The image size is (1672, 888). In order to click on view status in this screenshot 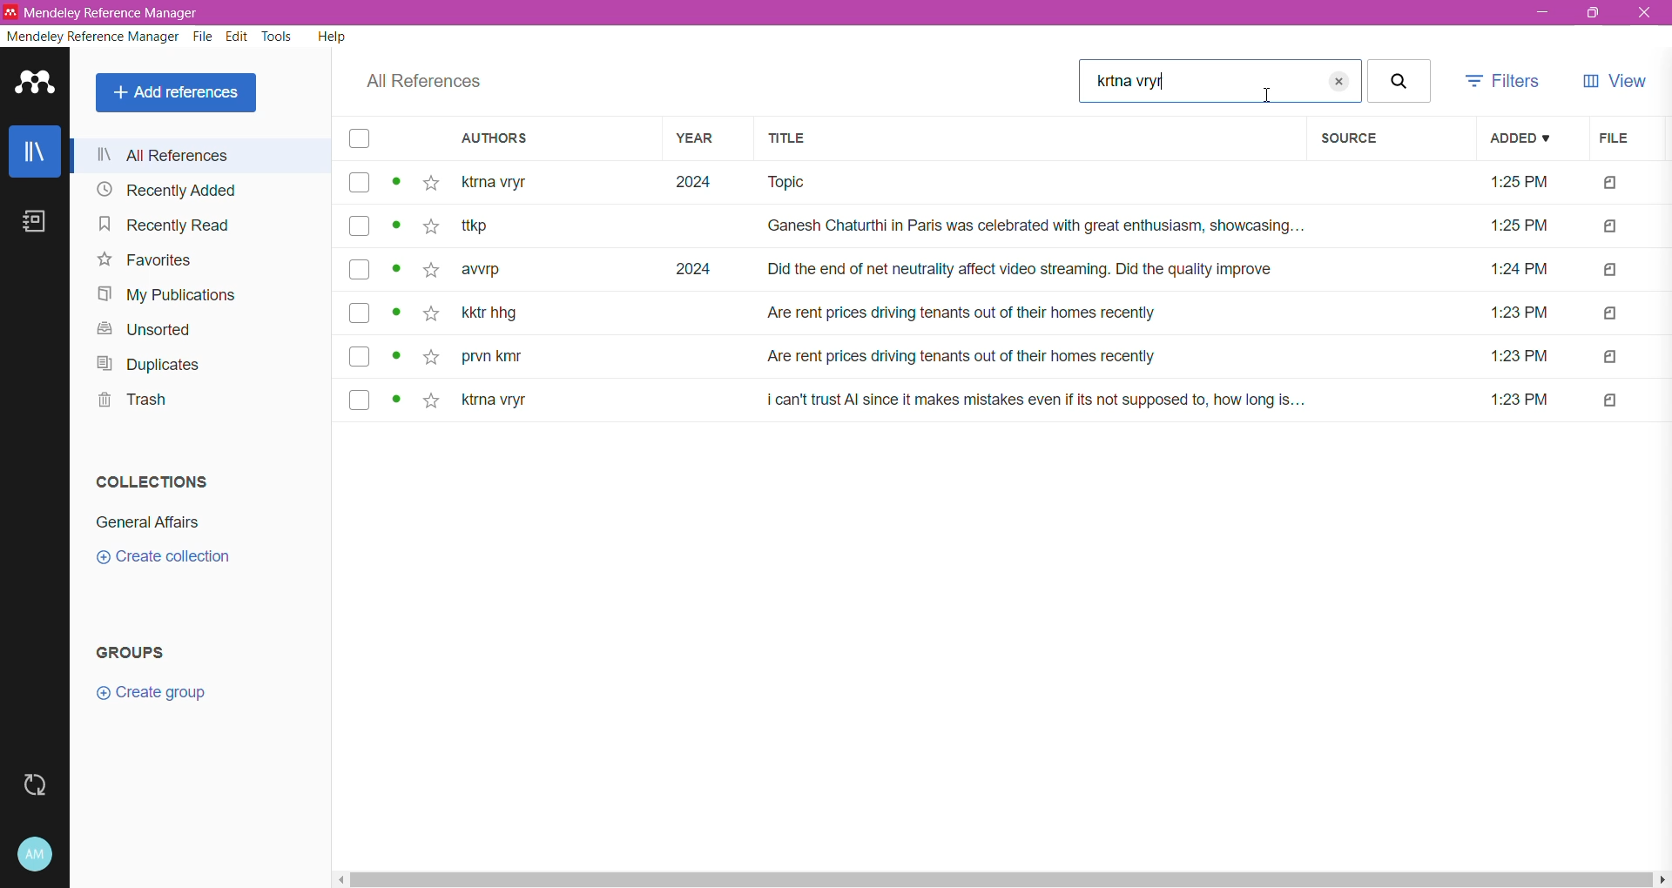, I will do `click(399, 183)`.